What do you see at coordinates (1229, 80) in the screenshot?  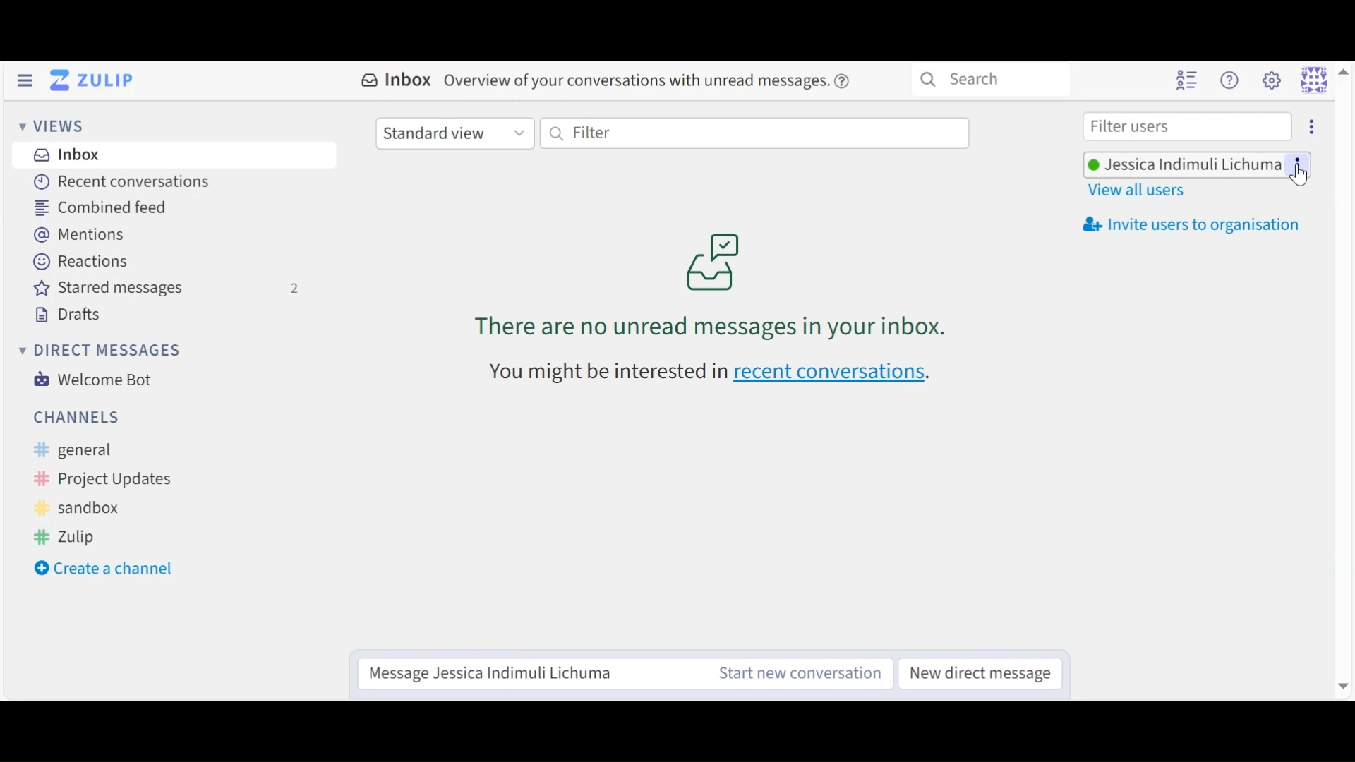 I see `Help` at bounding box center [1229, 80].